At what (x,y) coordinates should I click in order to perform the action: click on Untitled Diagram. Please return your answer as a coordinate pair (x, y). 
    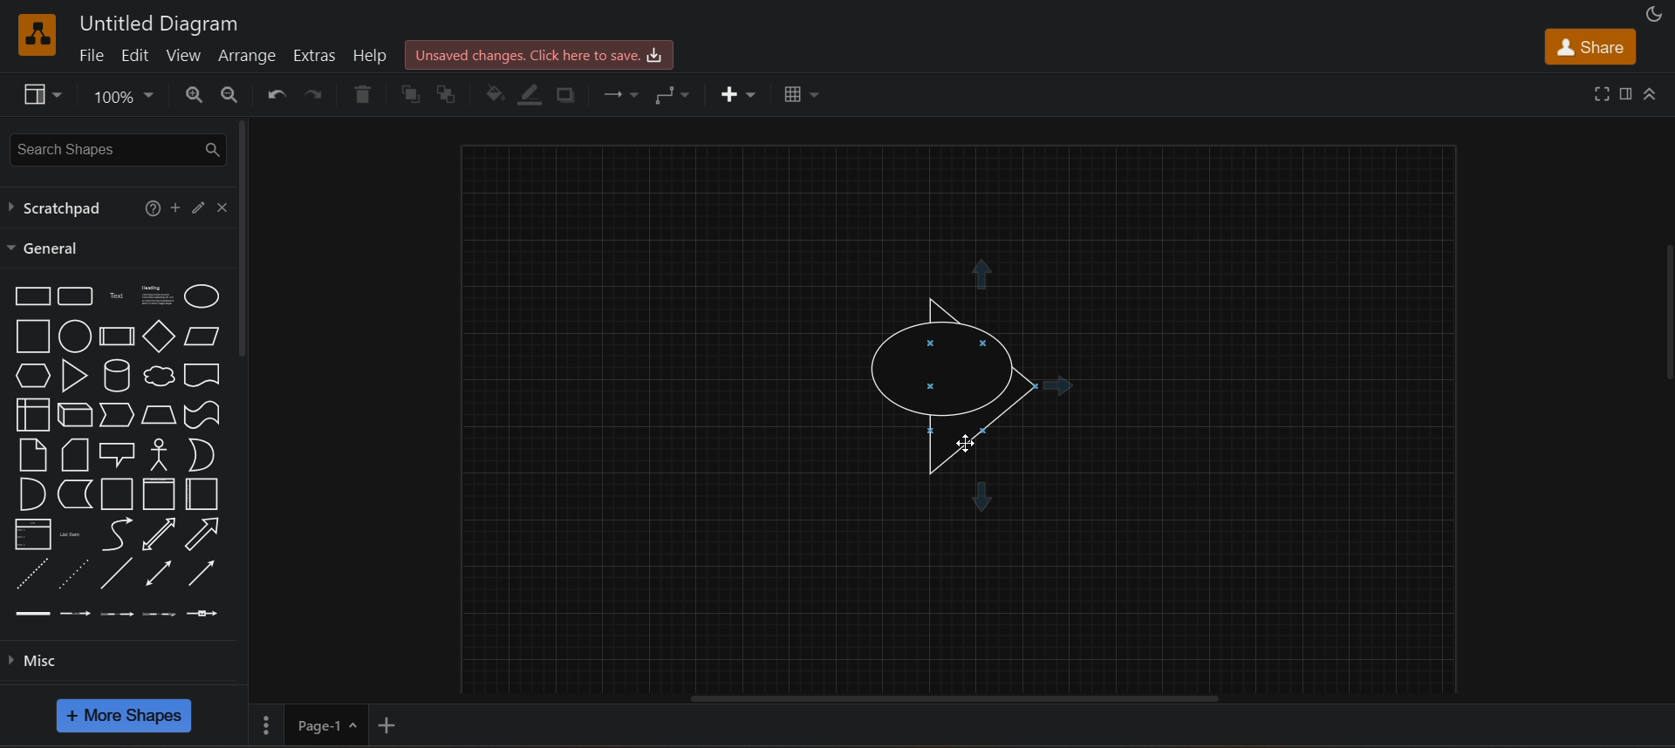
    Looking at the image, I should click on (159, 22).